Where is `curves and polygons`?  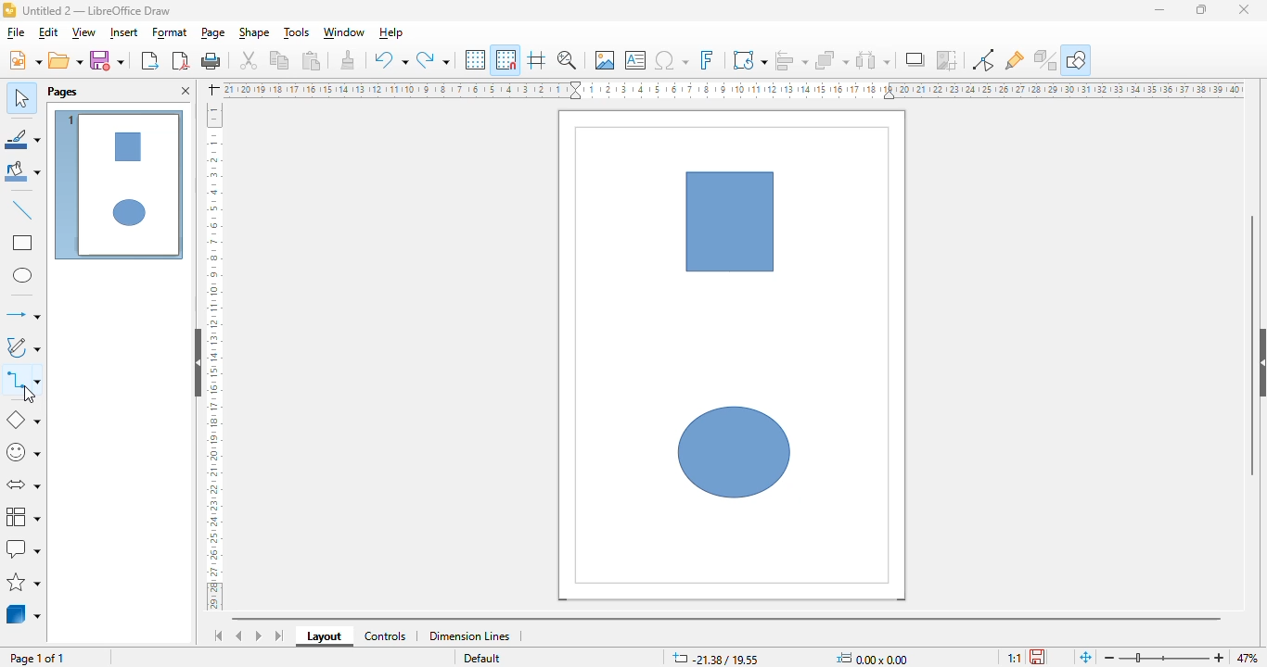 curves and polygons is located at coordinates (24, 348).